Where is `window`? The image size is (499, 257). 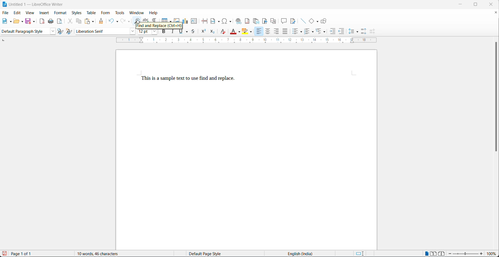
window is located at coordinates (137, 13).